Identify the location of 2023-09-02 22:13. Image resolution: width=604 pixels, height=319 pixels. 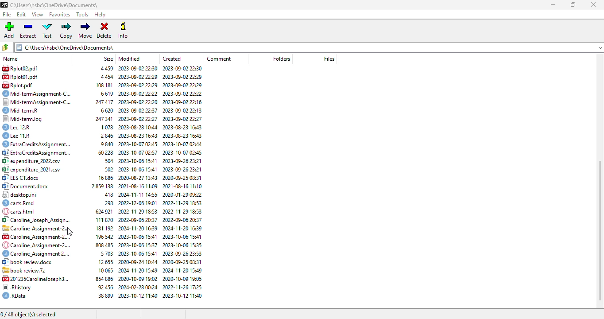
(182, 110).